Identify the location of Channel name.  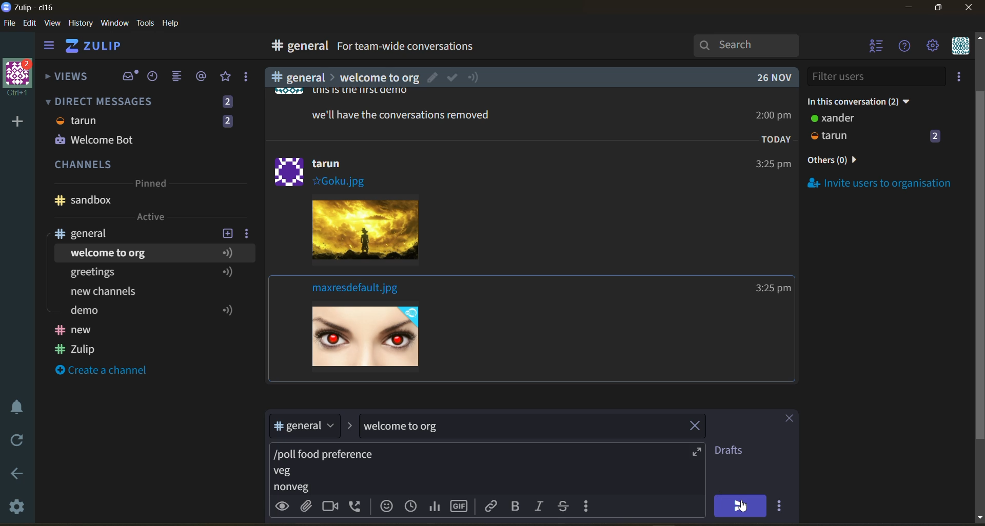
(83, 200).